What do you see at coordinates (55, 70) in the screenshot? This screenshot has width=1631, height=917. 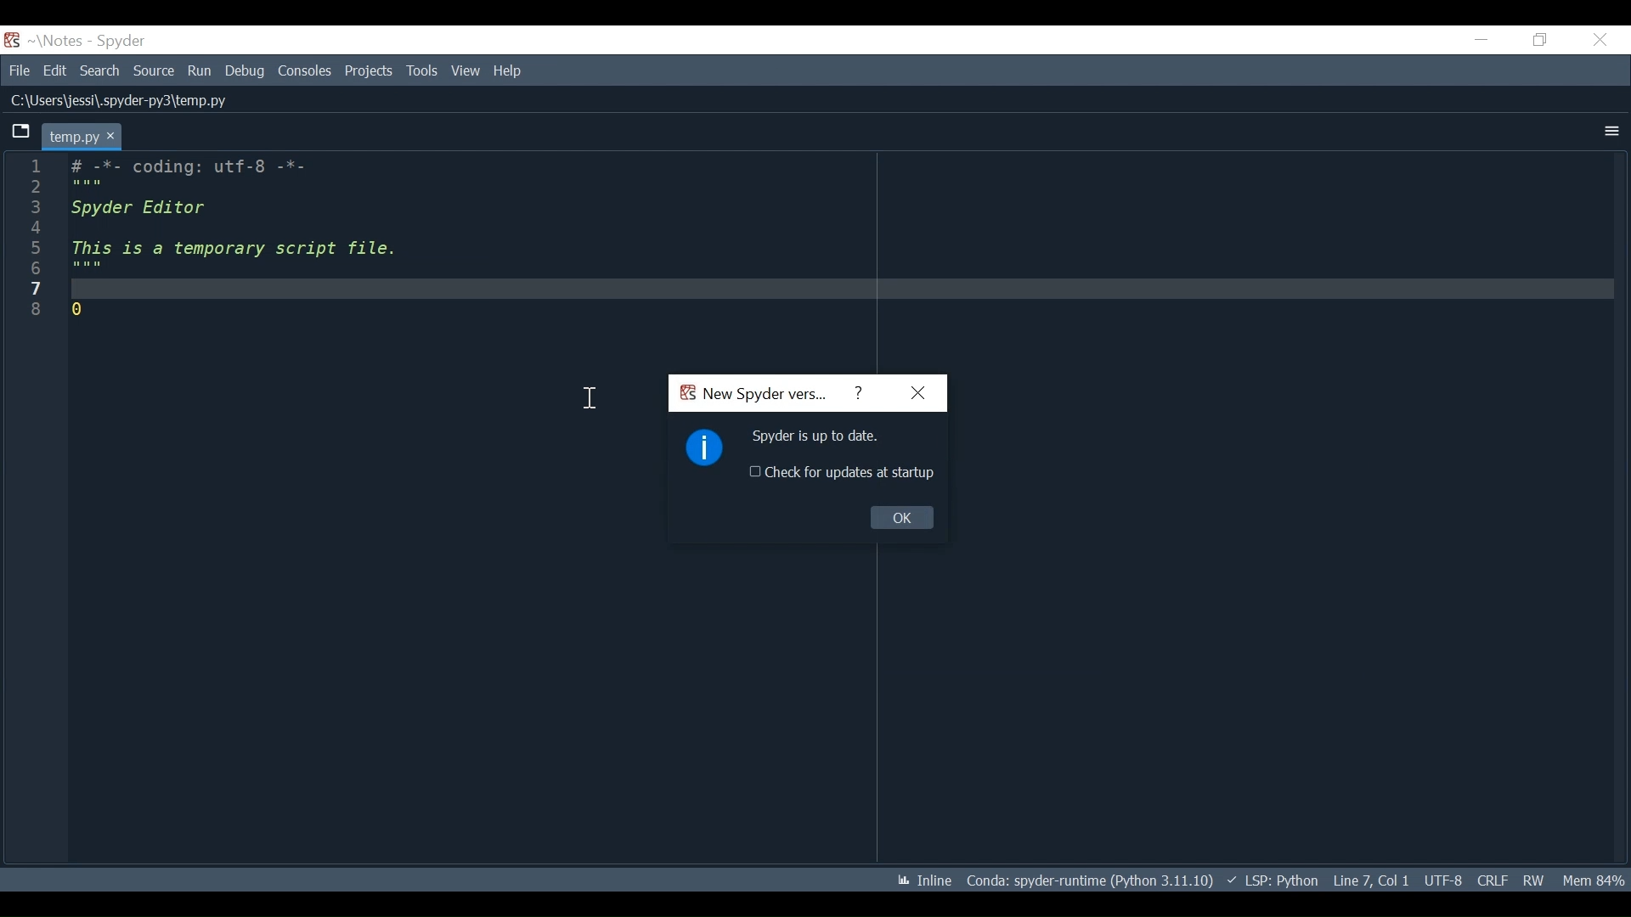 I see `Edit` at bounding box center [55, 70].